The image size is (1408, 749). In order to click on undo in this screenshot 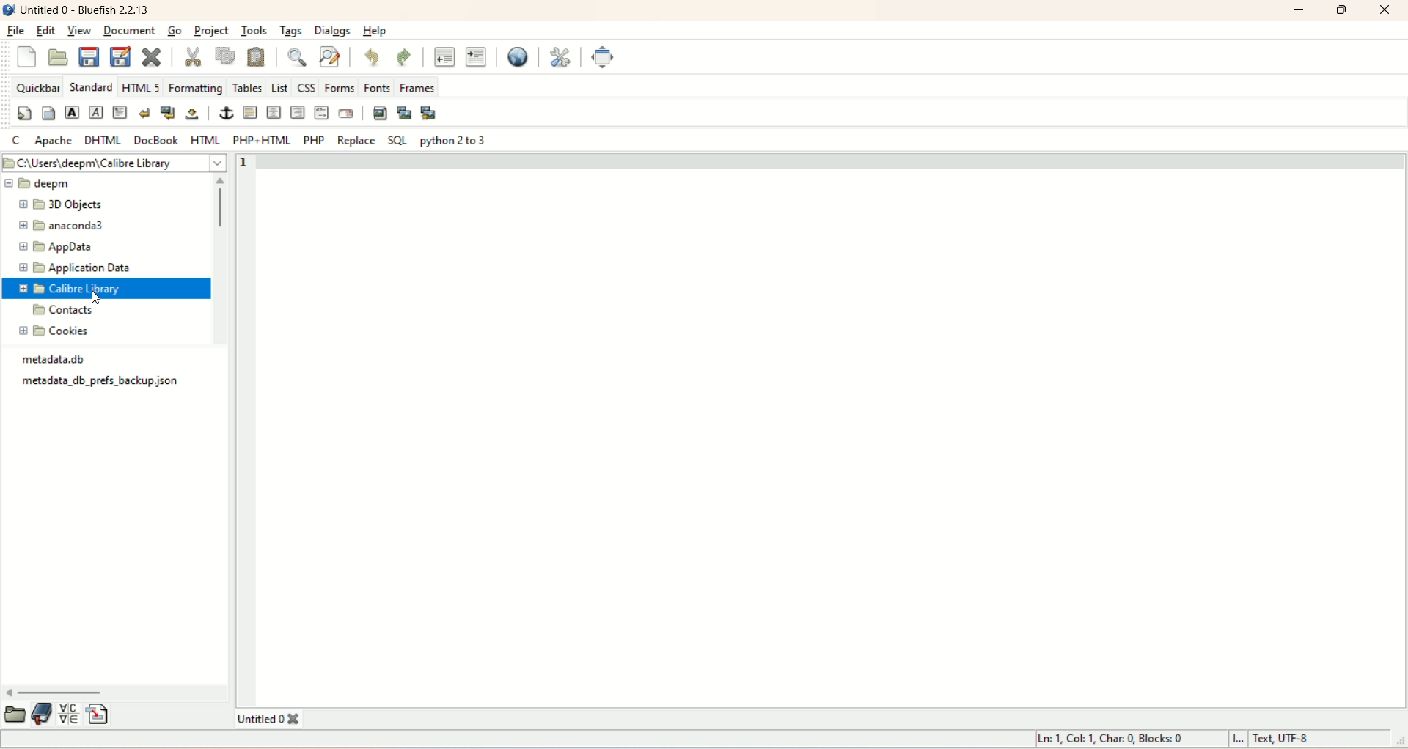, I will do `click(370, 59)`.